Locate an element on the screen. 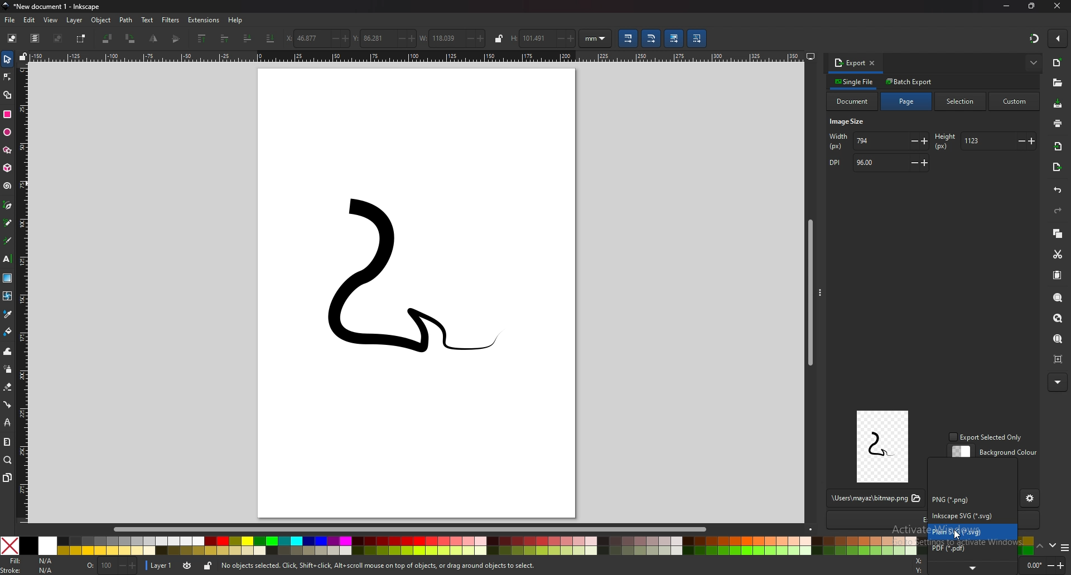 Image resolution: width=1071 pixels, height=575 pixels. preview is located at coordinates (883, 446).